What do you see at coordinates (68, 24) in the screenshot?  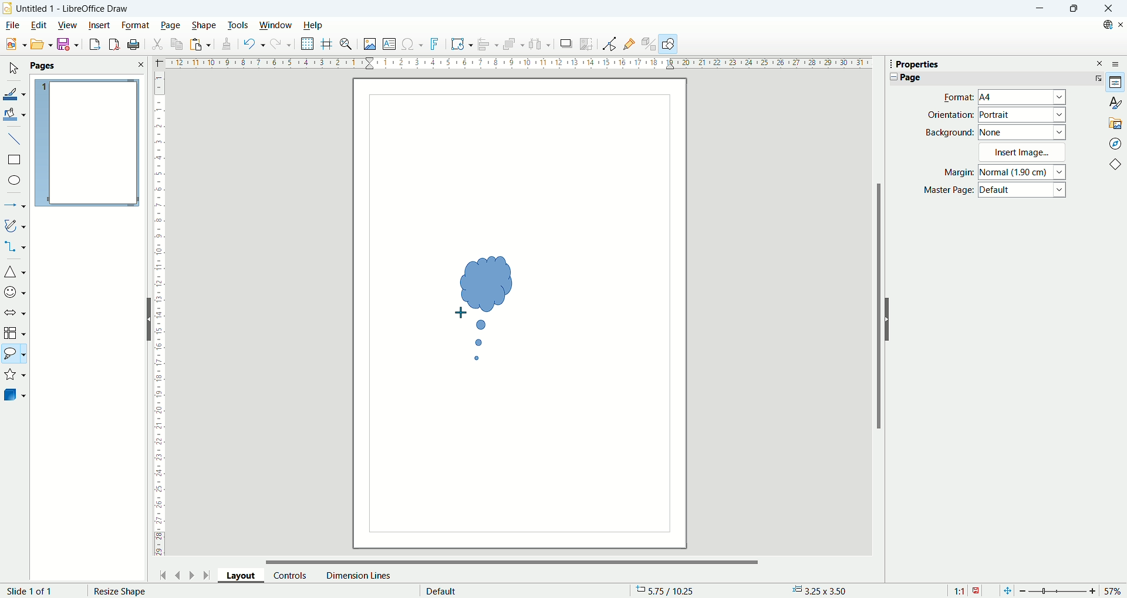 I see `view` at bounding box center [68, 24].